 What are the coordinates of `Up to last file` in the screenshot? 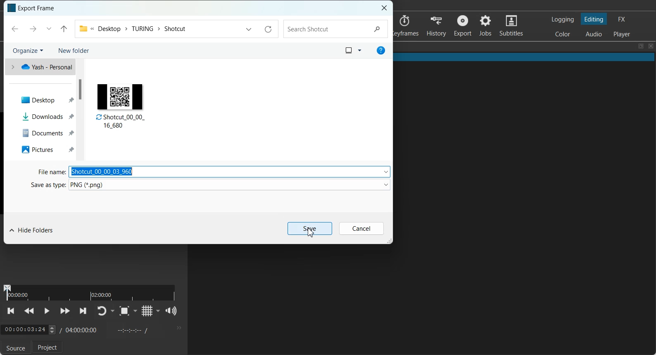 It's located at (64, 28).